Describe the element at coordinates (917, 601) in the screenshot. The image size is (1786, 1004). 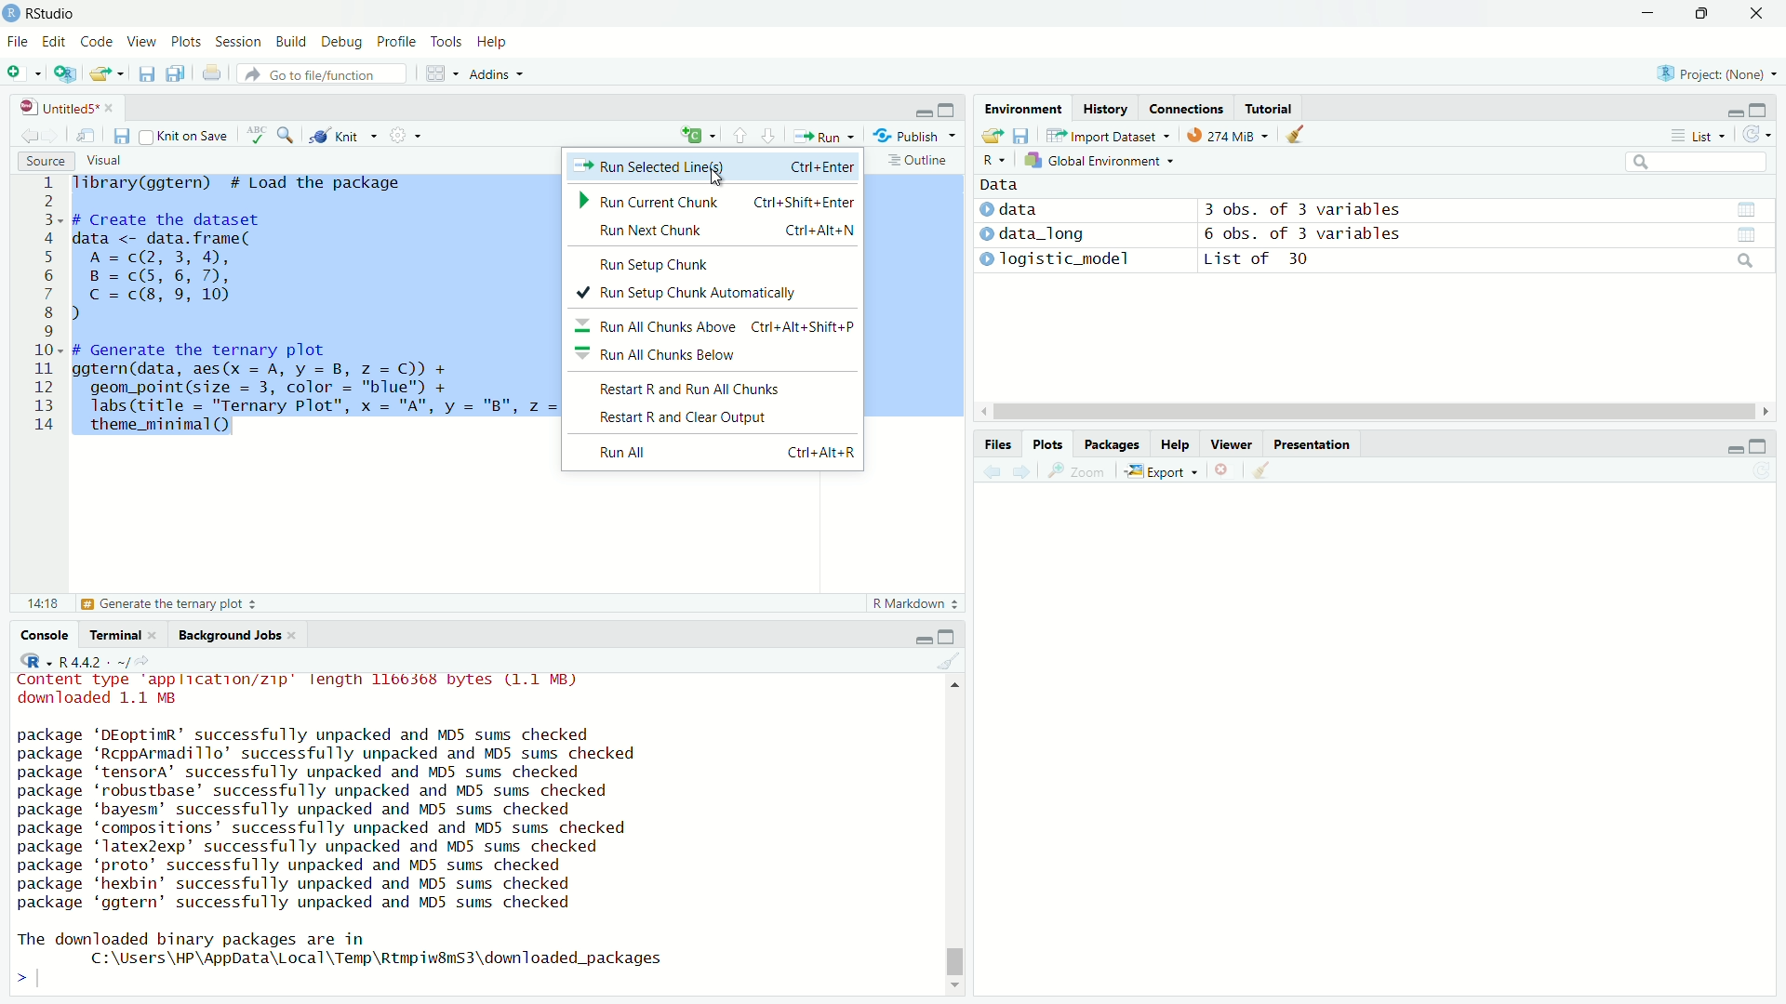
I see `R Markdown *` at that location.